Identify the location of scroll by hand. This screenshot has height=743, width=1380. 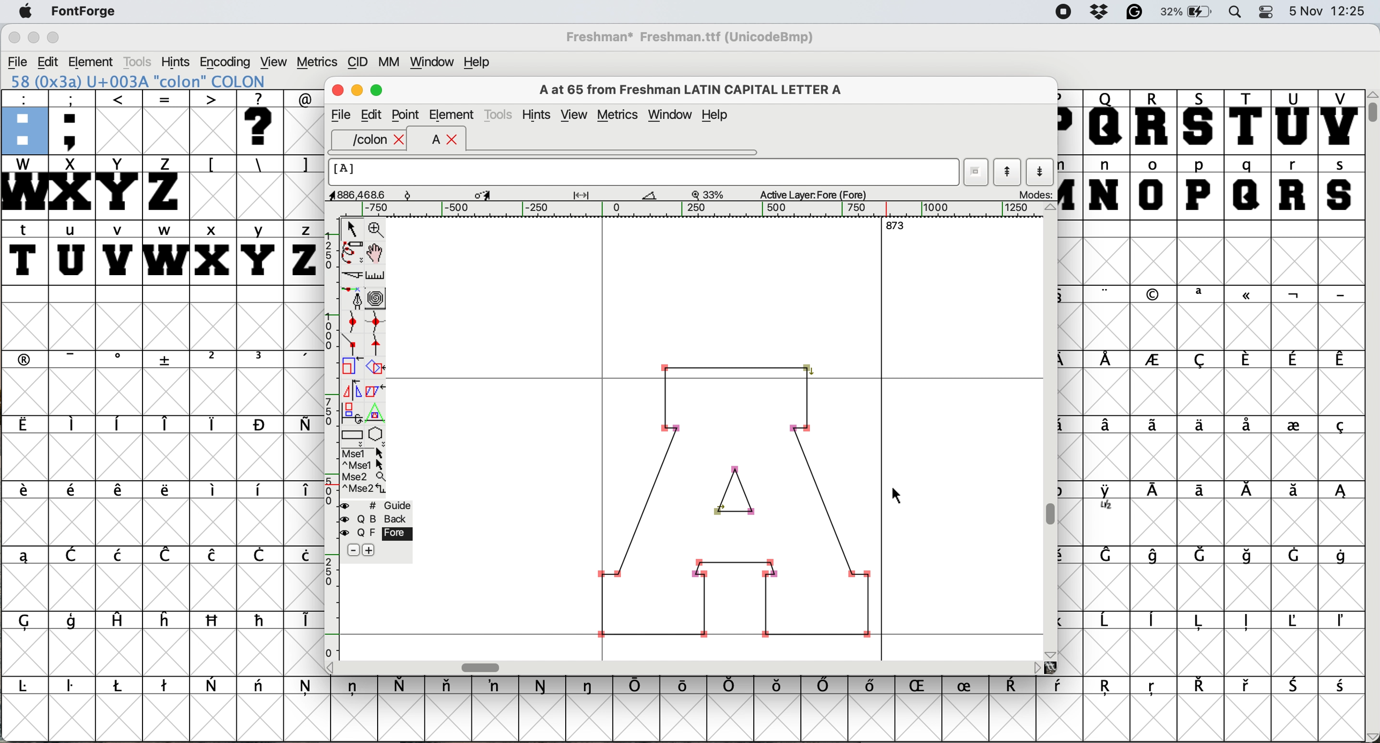
(378, 250).